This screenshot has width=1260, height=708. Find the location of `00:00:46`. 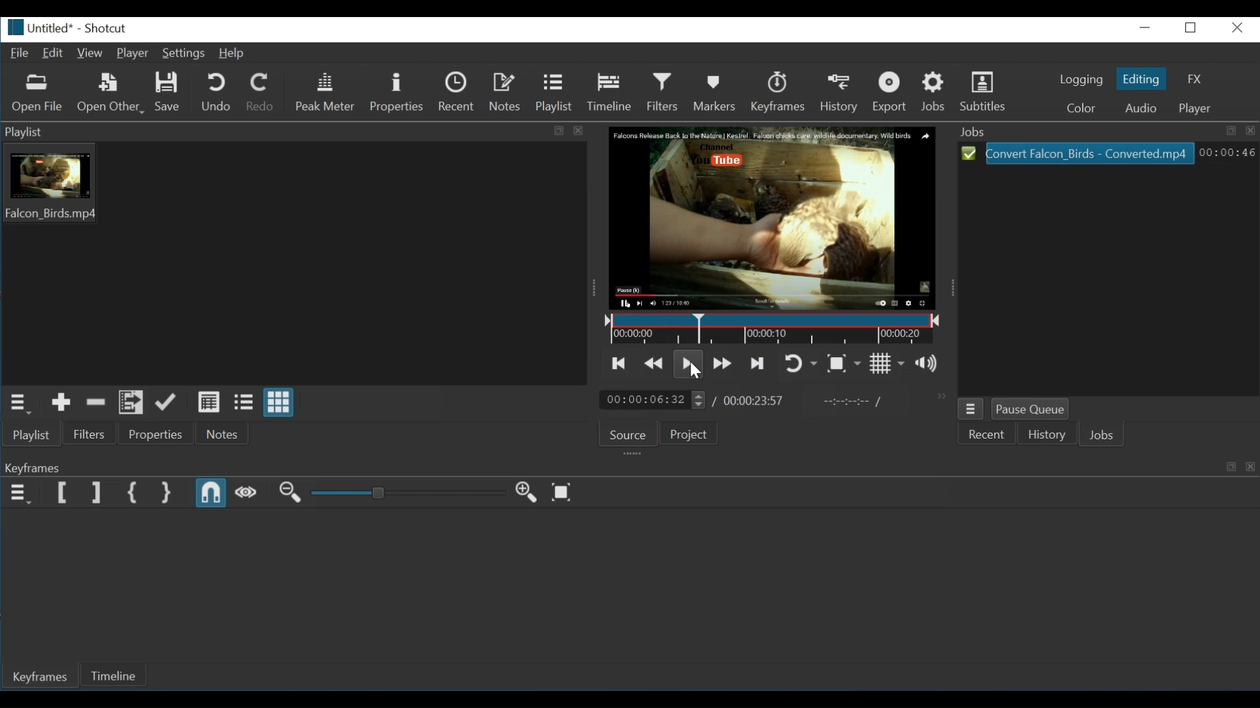

00:00:46 is located at coordinates (1227, 153).